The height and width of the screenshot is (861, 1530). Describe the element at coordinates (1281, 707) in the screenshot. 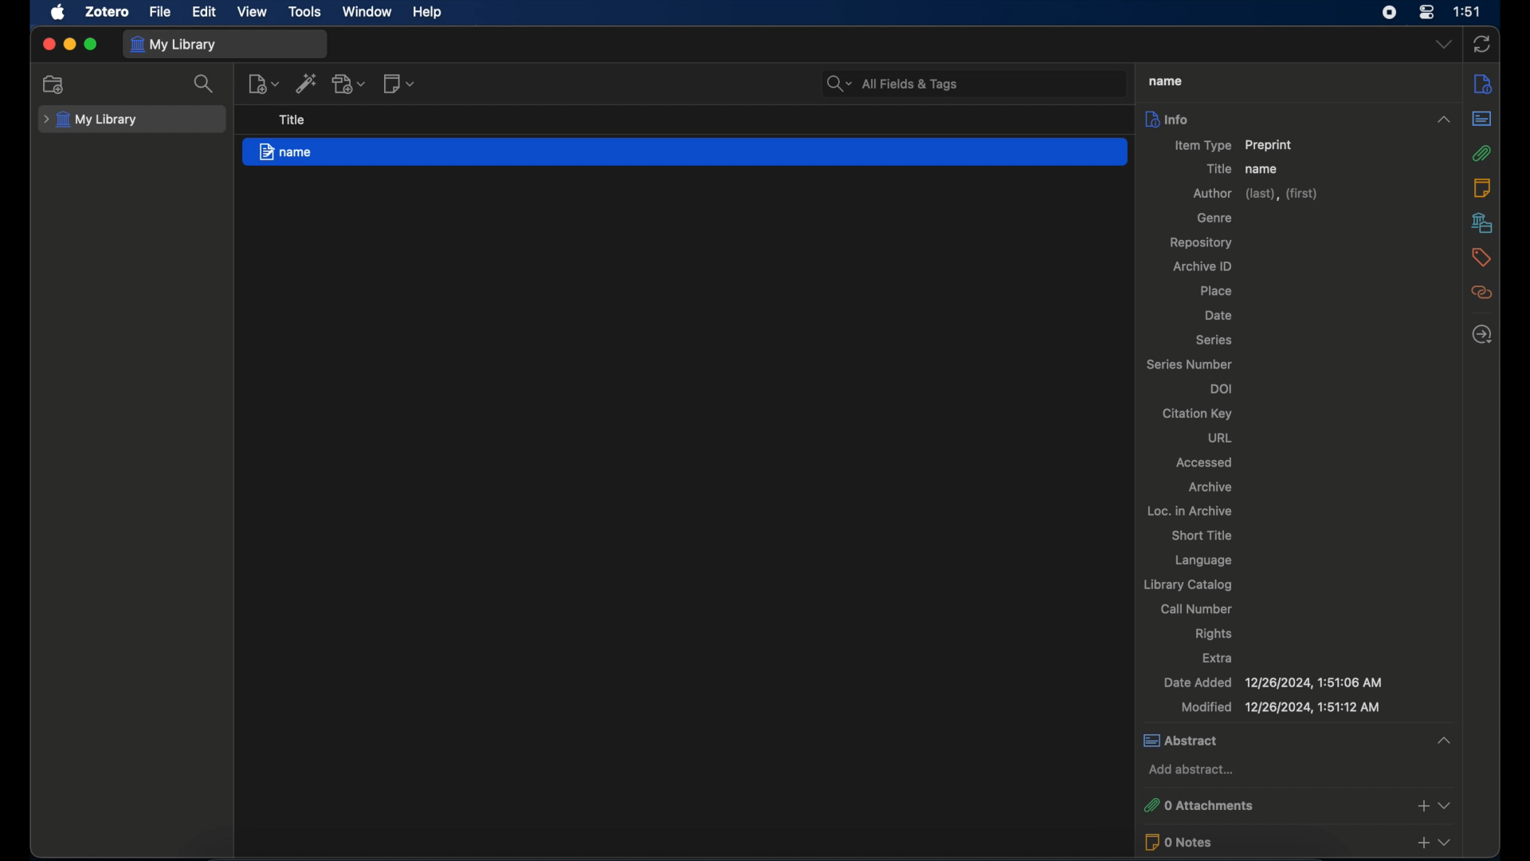

I see `modified 12/26/2024, 1:51:06 AM` at that location.